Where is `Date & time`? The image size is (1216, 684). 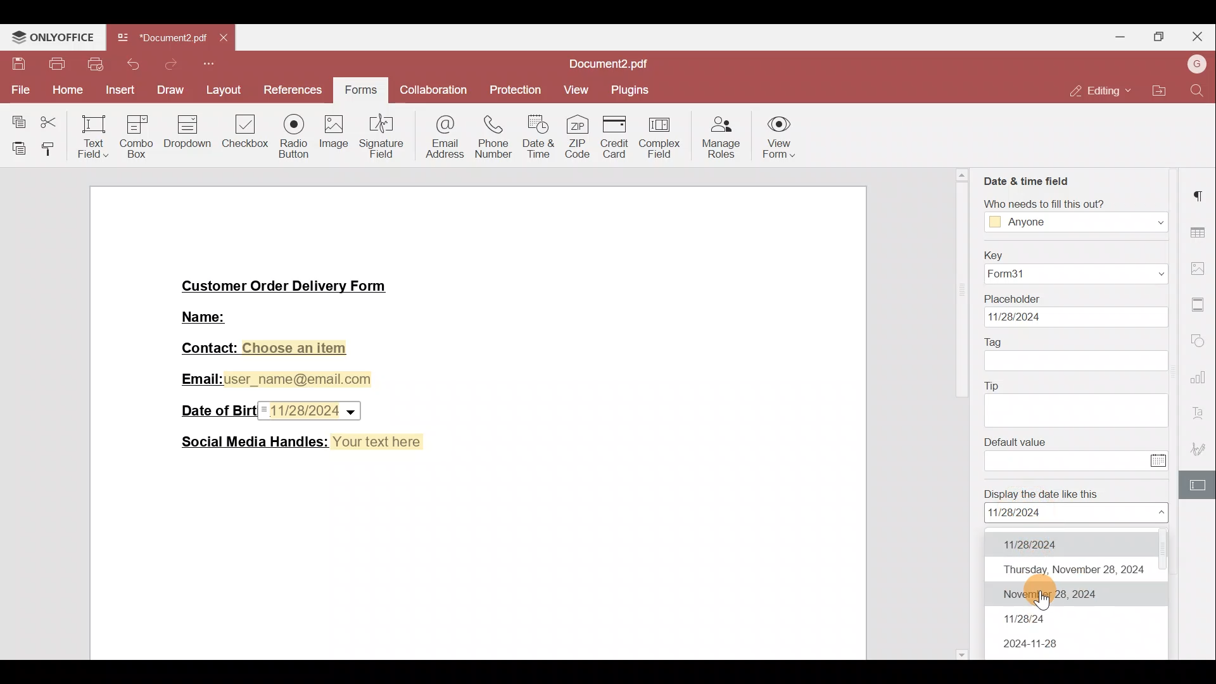 Date & time is located at coordinates (539, 137).